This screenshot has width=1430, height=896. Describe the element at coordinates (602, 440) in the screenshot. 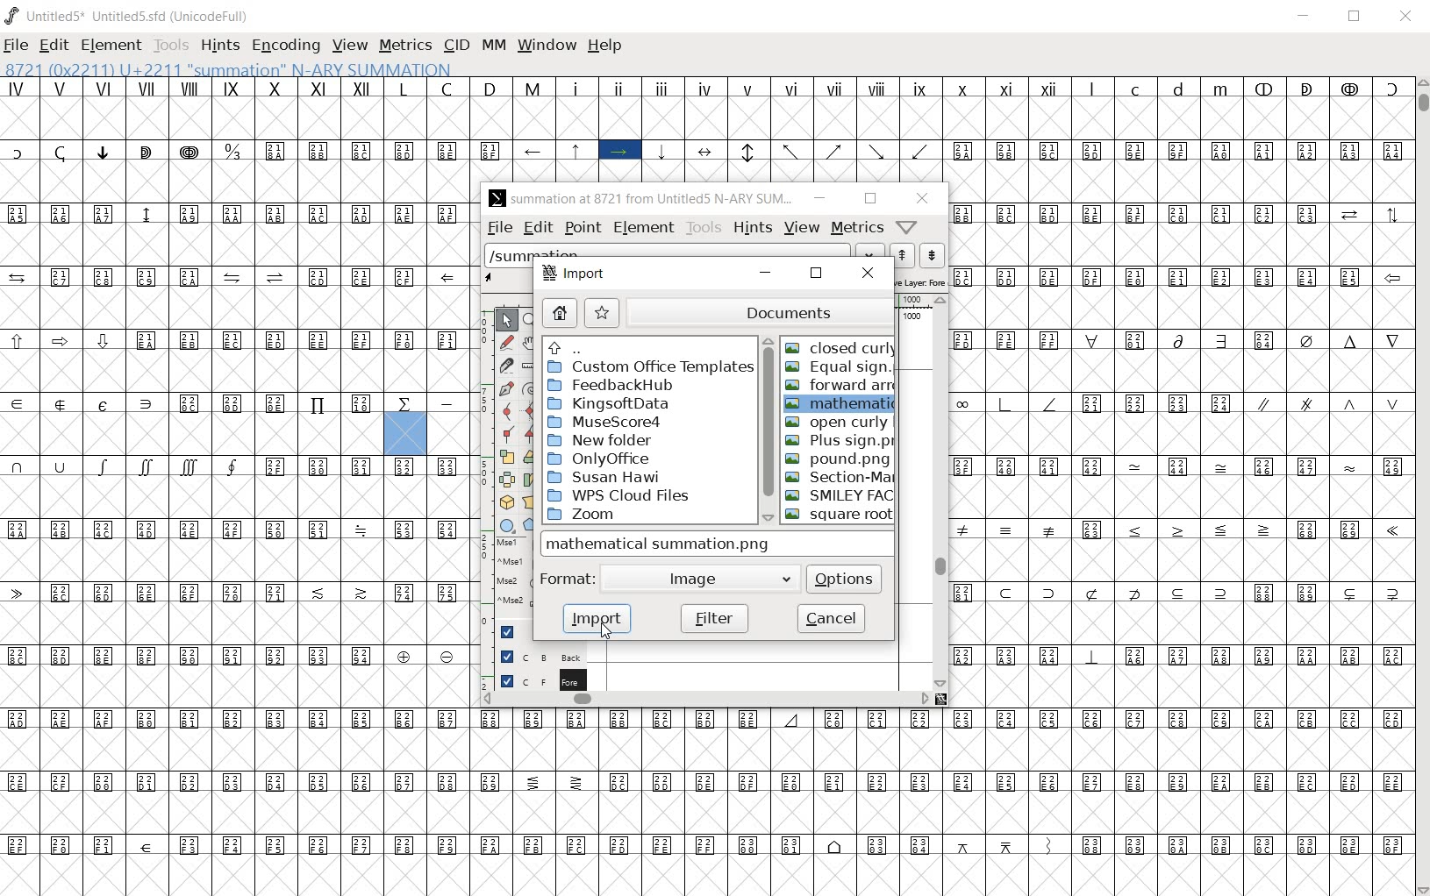

I see `New Folder` at that location.